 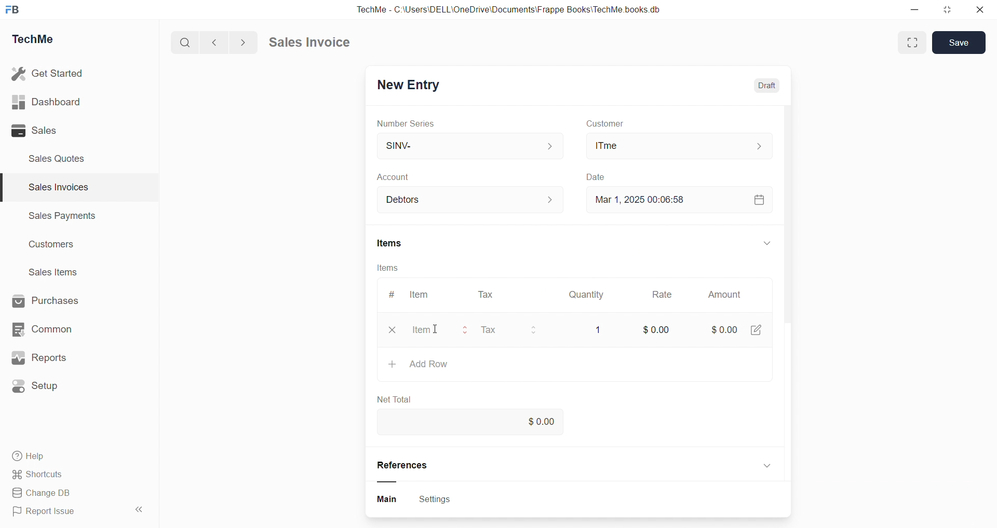 What do you see at coordinates (441, 500) in the screenshot?
I see `Settings` at bounding box center [441, 500].